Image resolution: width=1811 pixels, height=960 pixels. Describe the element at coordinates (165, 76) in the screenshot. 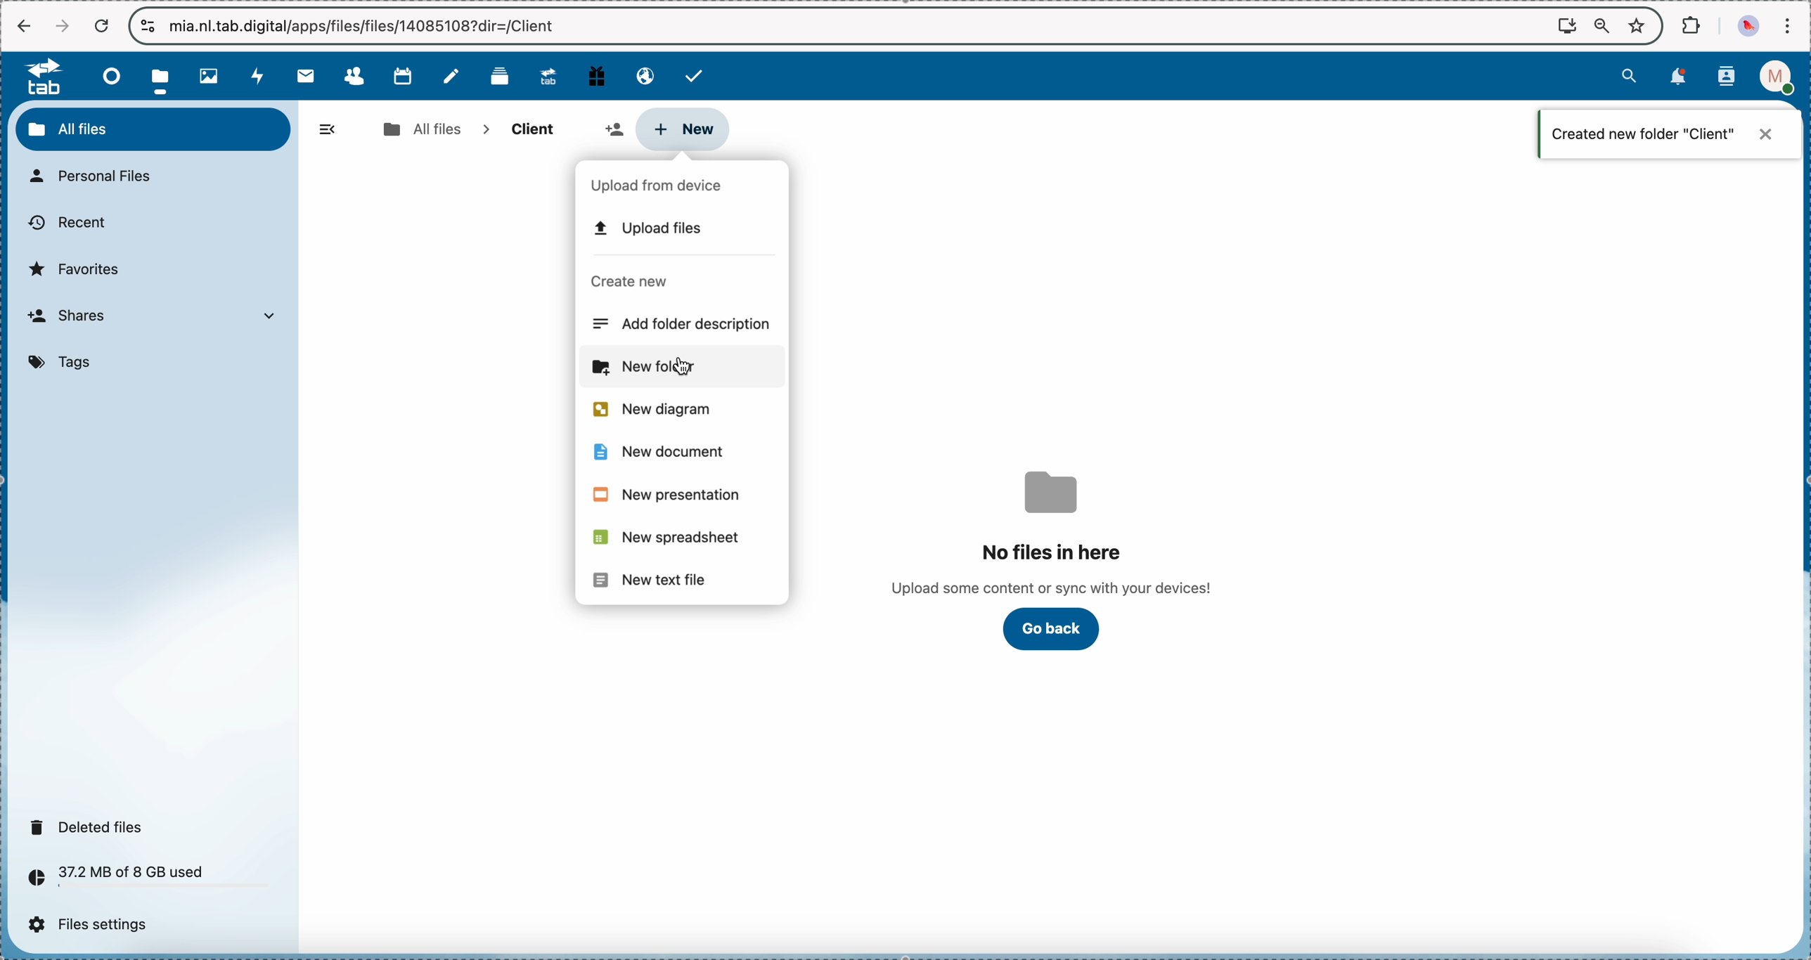

I see `click on files` at that location.